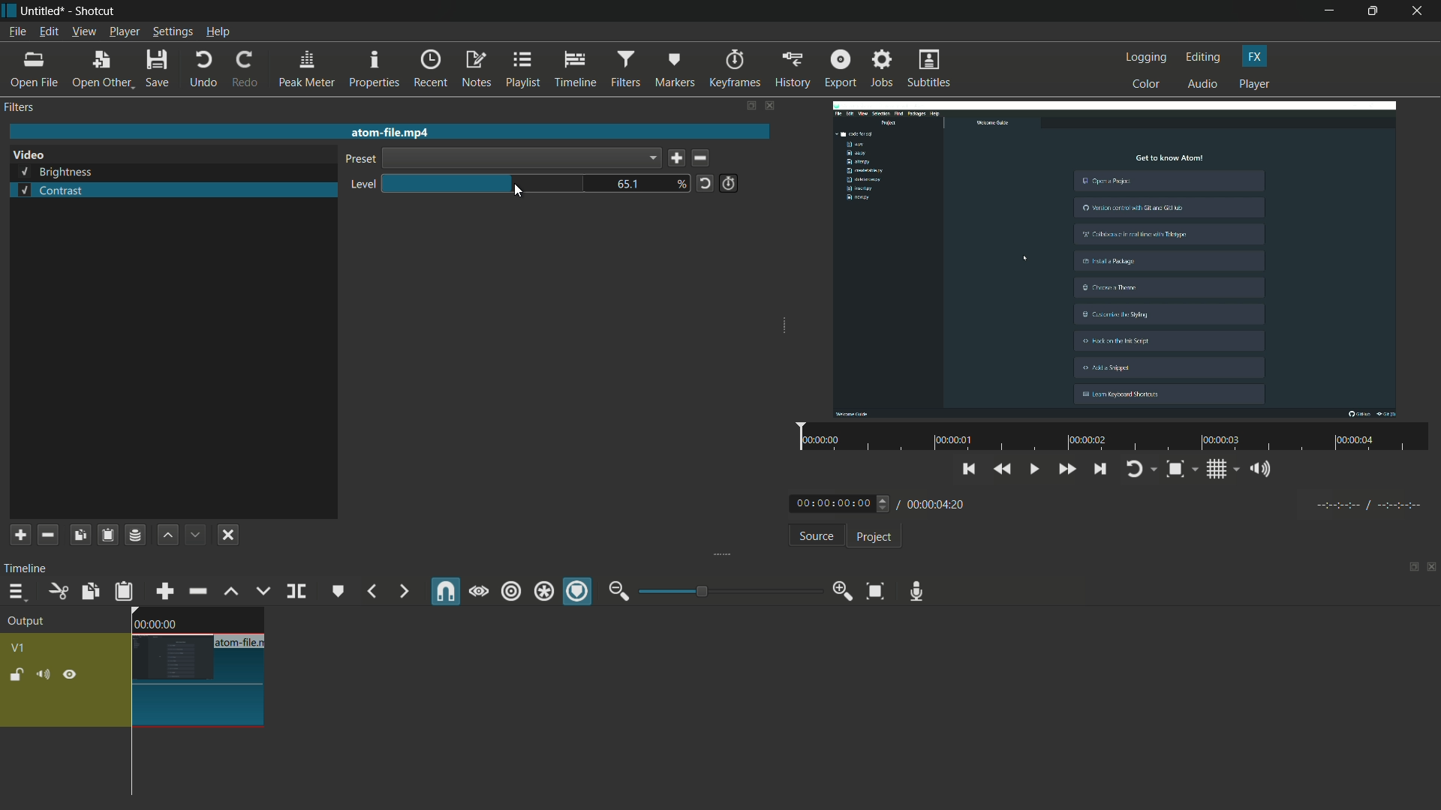 This screenshot has height=810, width=1441. I want to click on / 00:00:04:20 (total time), so click(934, 502).